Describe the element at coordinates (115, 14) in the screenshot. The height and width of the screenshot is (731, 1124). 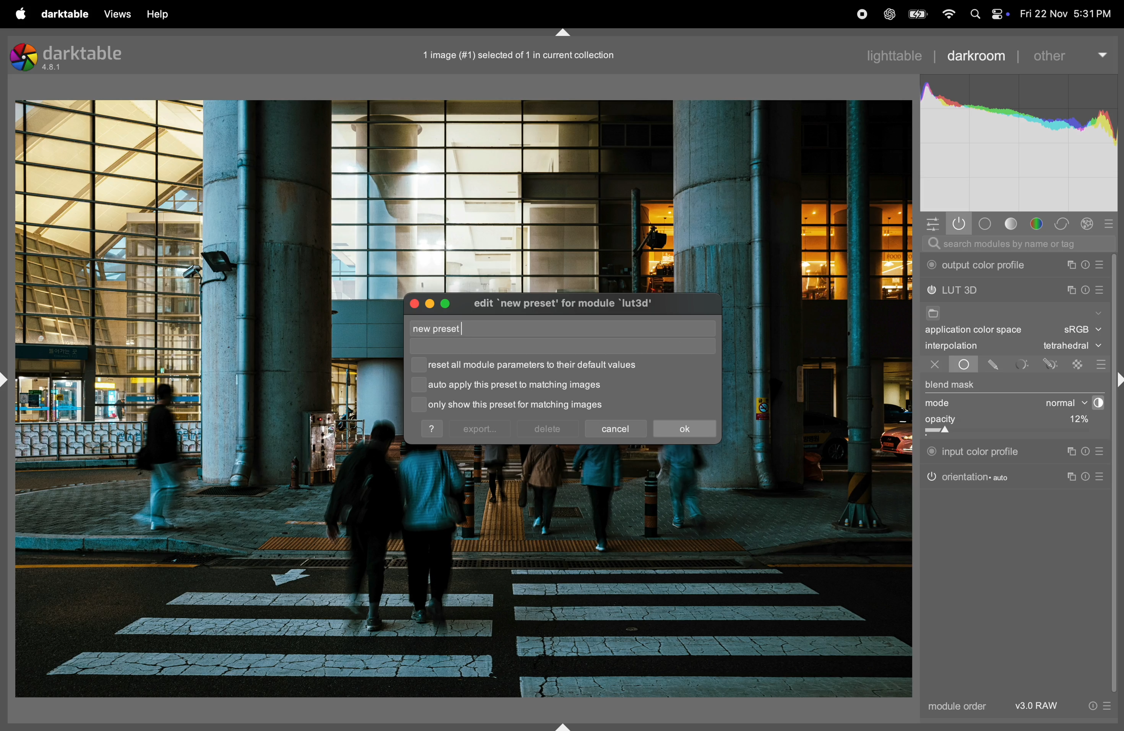
I see `views` at that location.